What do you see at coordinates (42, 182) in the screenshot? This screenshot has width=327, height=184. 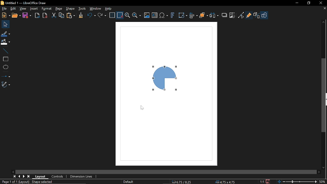 I see `shape selected` at bounding box center [42, 182].